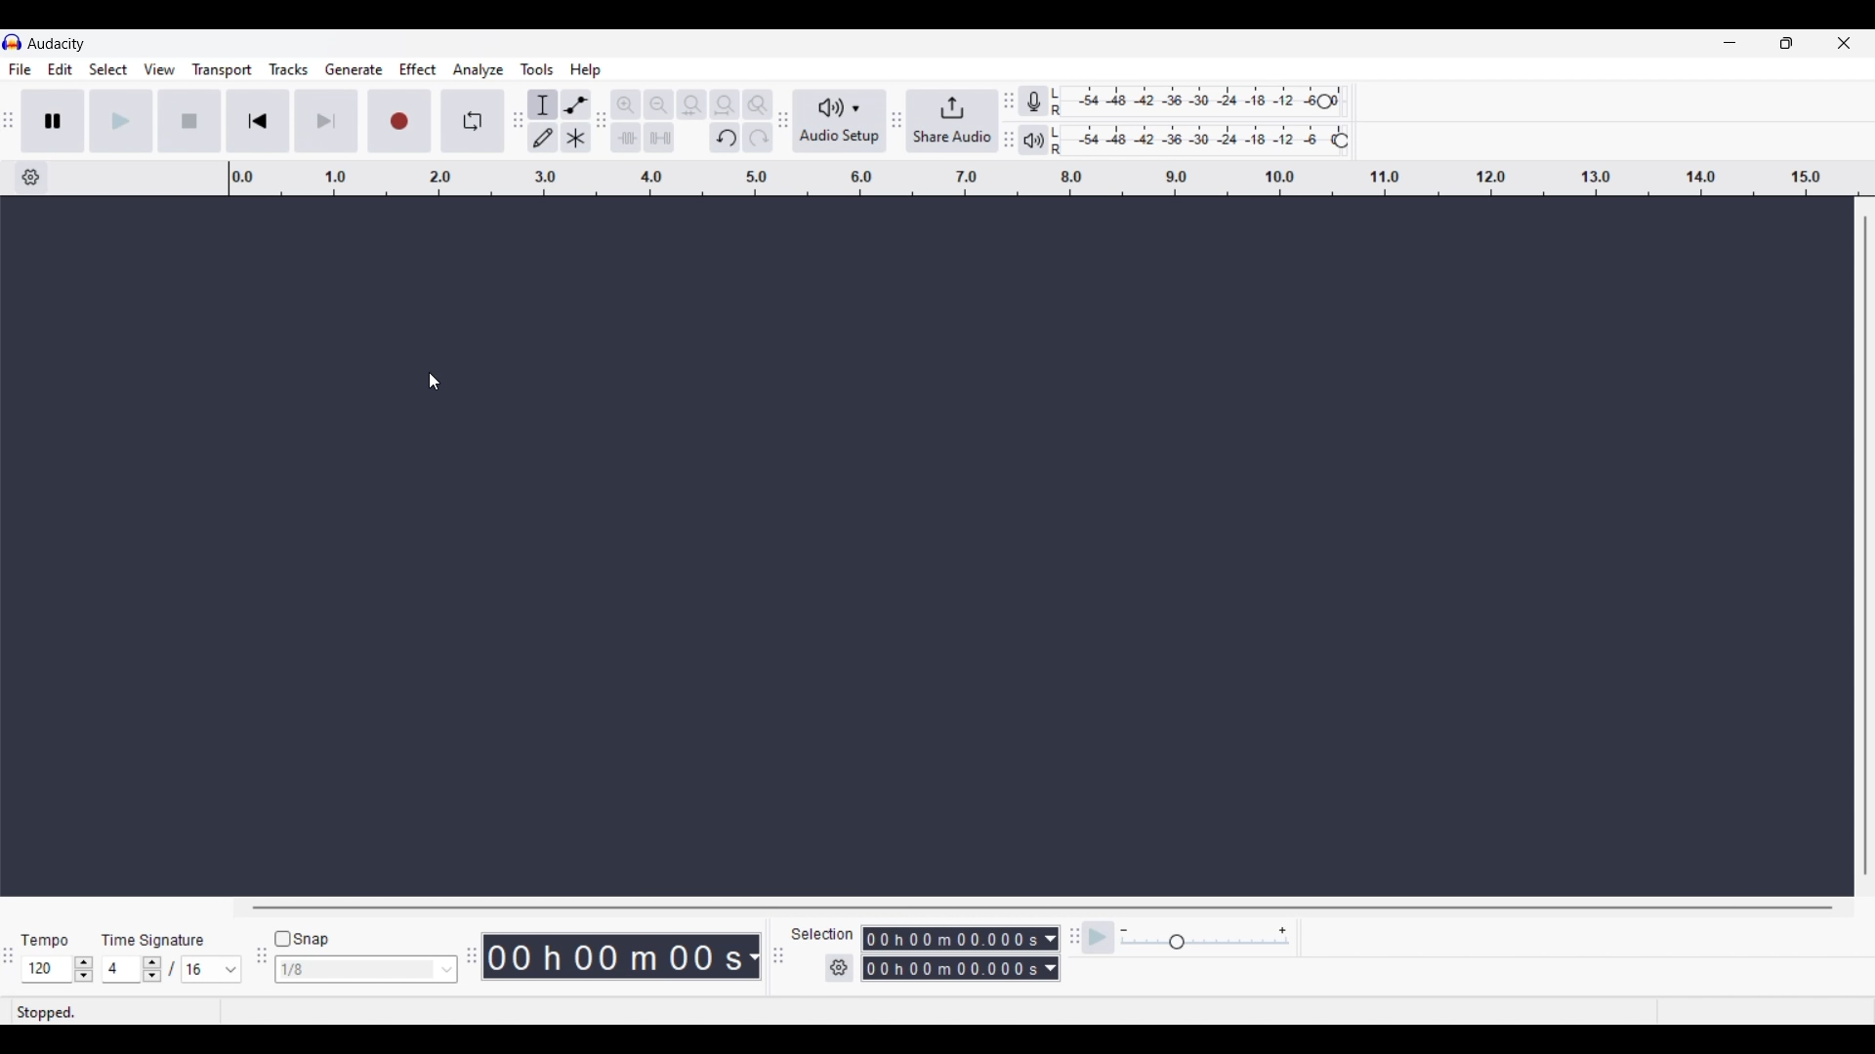 The image size is (1875, 1054). I want to click on Playback level, so click(1205, 141).